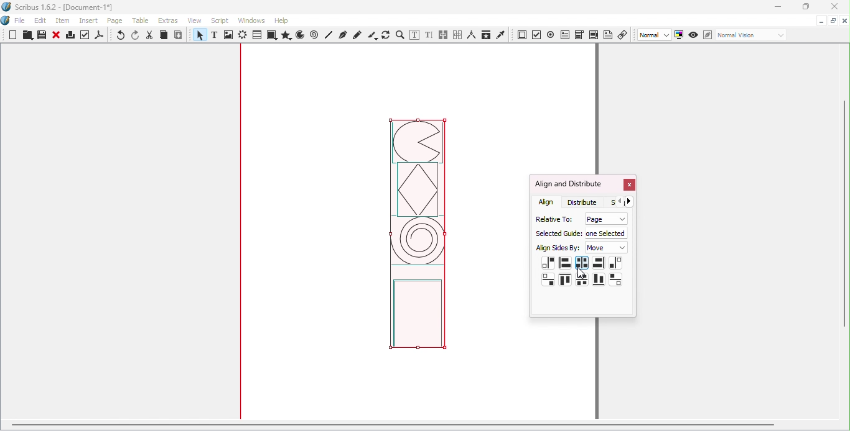  What do you see at coordinates (551, 34) in the screenshot?
I see `PDF radio button` at bounding box center [551, 34].